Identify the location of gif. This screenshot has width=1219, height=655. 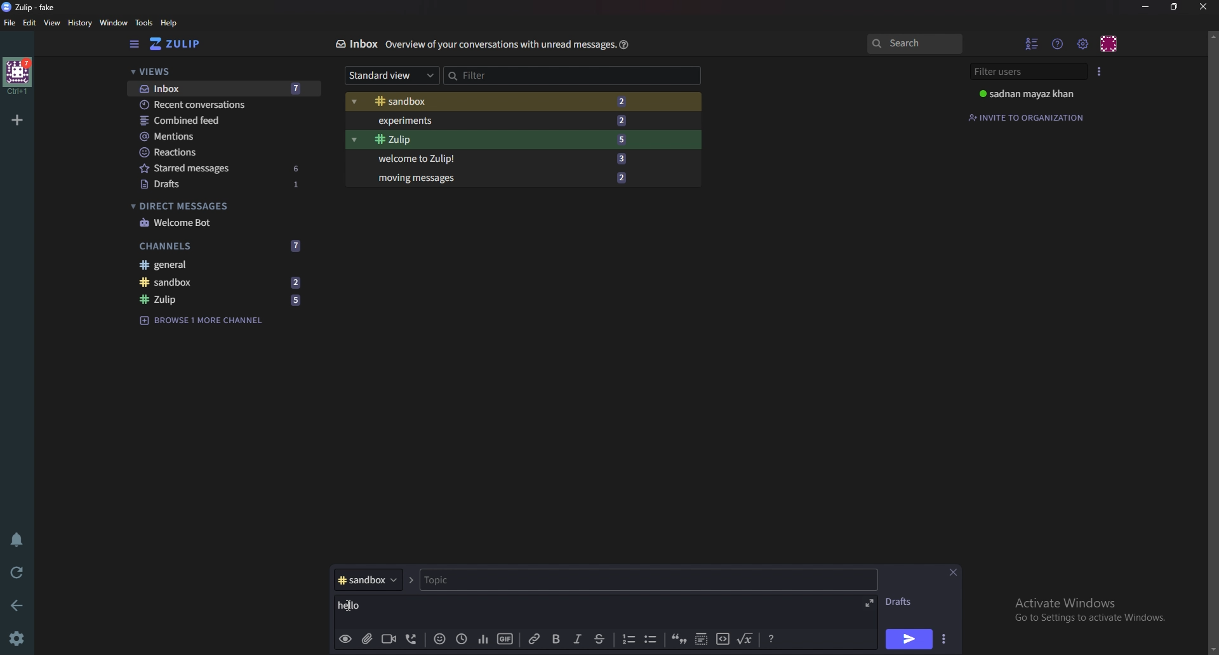
(506, 638).